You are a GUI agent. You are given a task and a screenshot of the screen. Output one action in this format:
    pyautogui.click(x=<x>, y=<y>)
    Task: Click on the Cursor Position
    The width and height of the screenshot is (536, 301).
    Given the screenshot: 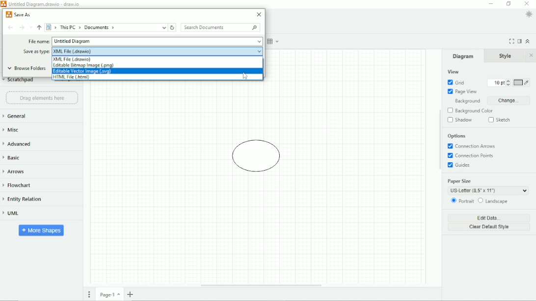 What is the action you would take?
    pyautogui.click(x=244, y=76)
    